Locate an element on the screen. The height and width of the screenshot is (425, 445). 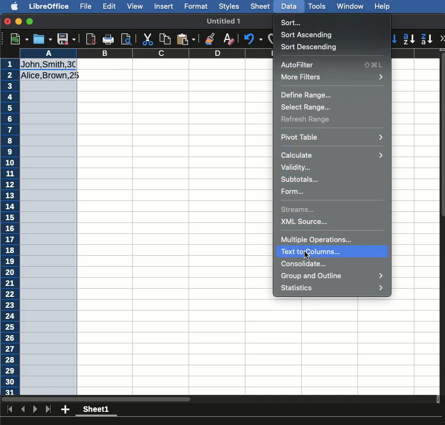
Text to columns is located at coordinates (333, 251).